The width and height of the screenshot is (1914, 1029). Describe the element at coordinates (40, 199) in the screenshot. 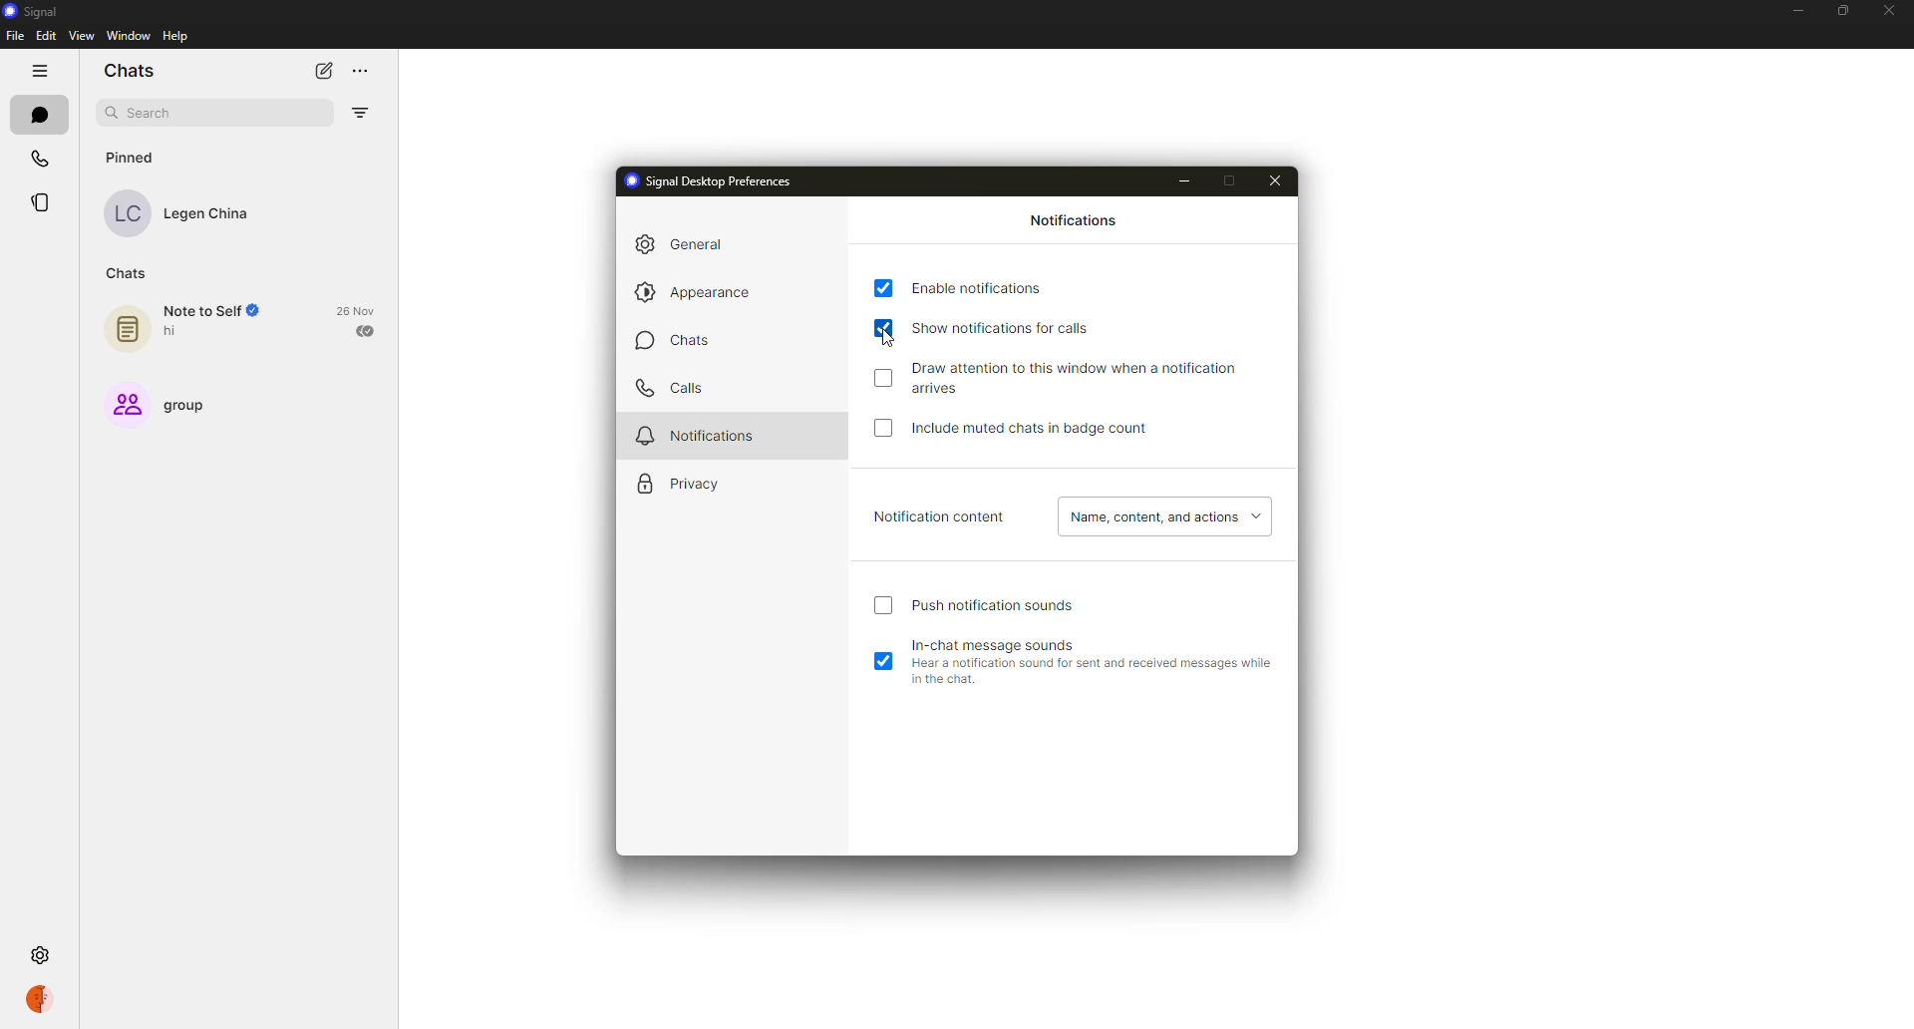

I see `stories` at that location.